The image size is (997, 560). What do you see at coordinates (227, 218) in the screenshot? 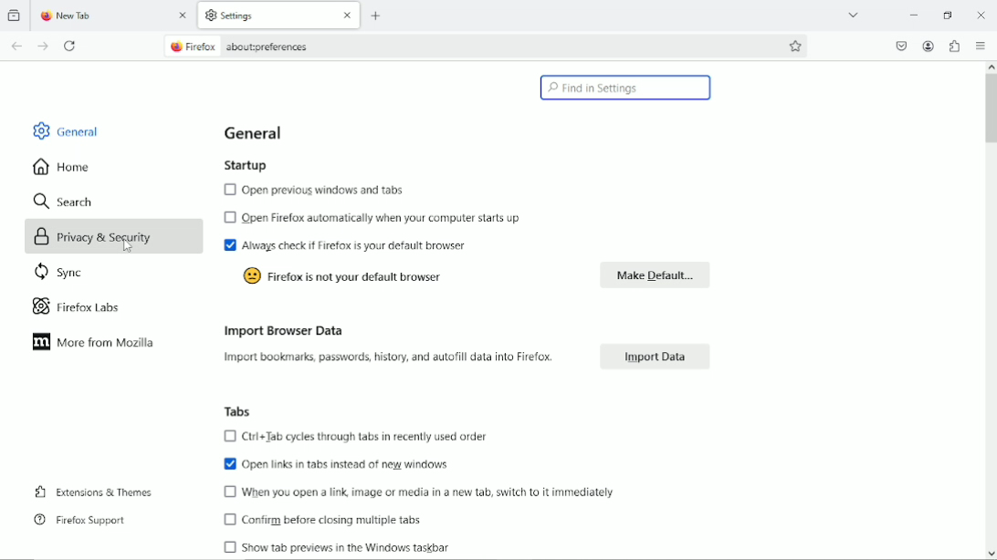
I see `checkbox` at bounding box center [227, 218].